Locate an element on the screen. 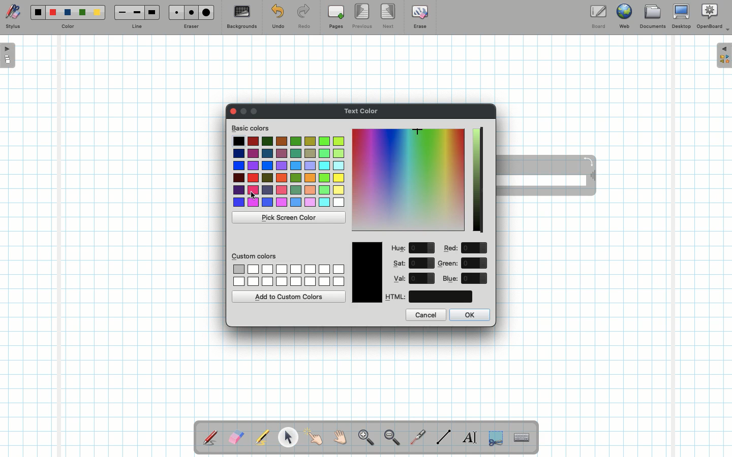 The width and height of the screenshot is (732, 457). Green is located at coordinates (82, 13).